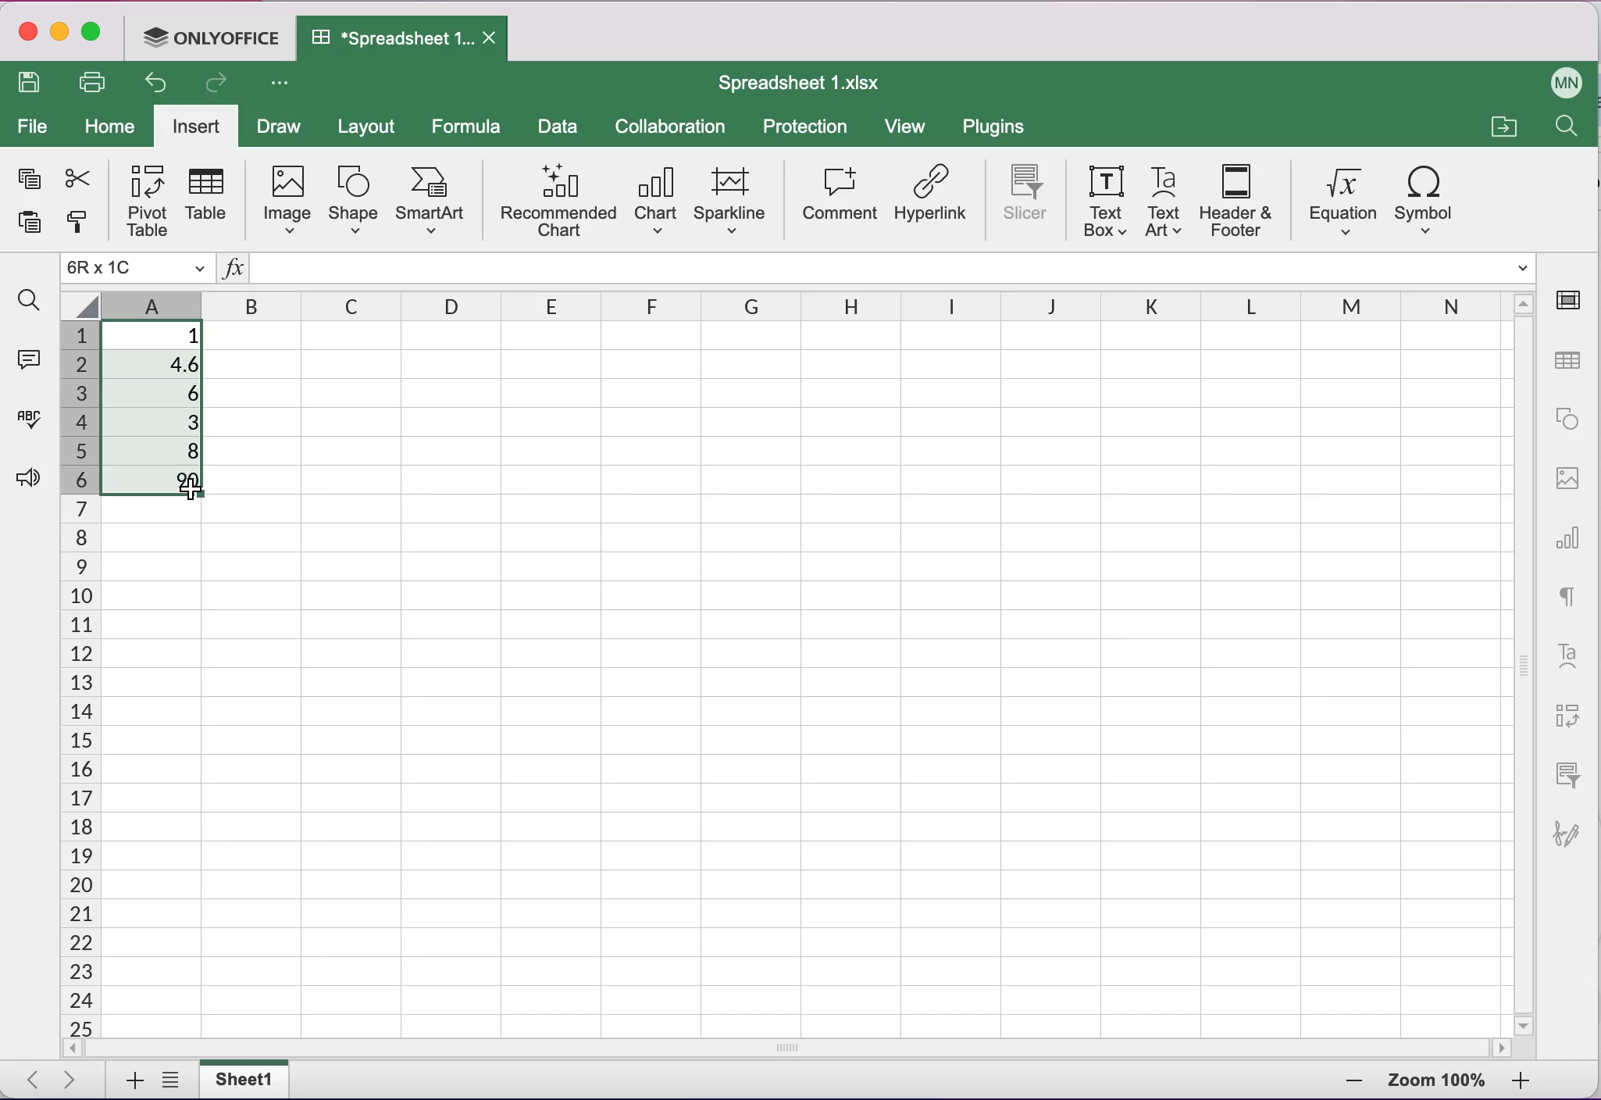  Describe the element at coordinates (1567, 659) in the screenshot. I see `text art` at that location.